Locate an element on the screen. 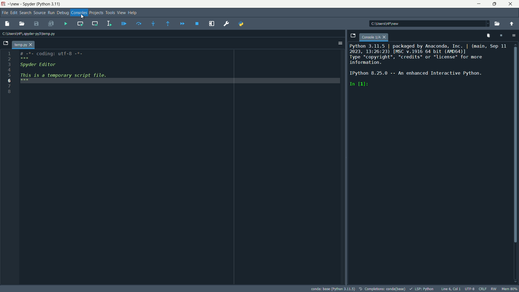 This screenshot has height=292, width=519. maximize is located at coordinates (493, 4).